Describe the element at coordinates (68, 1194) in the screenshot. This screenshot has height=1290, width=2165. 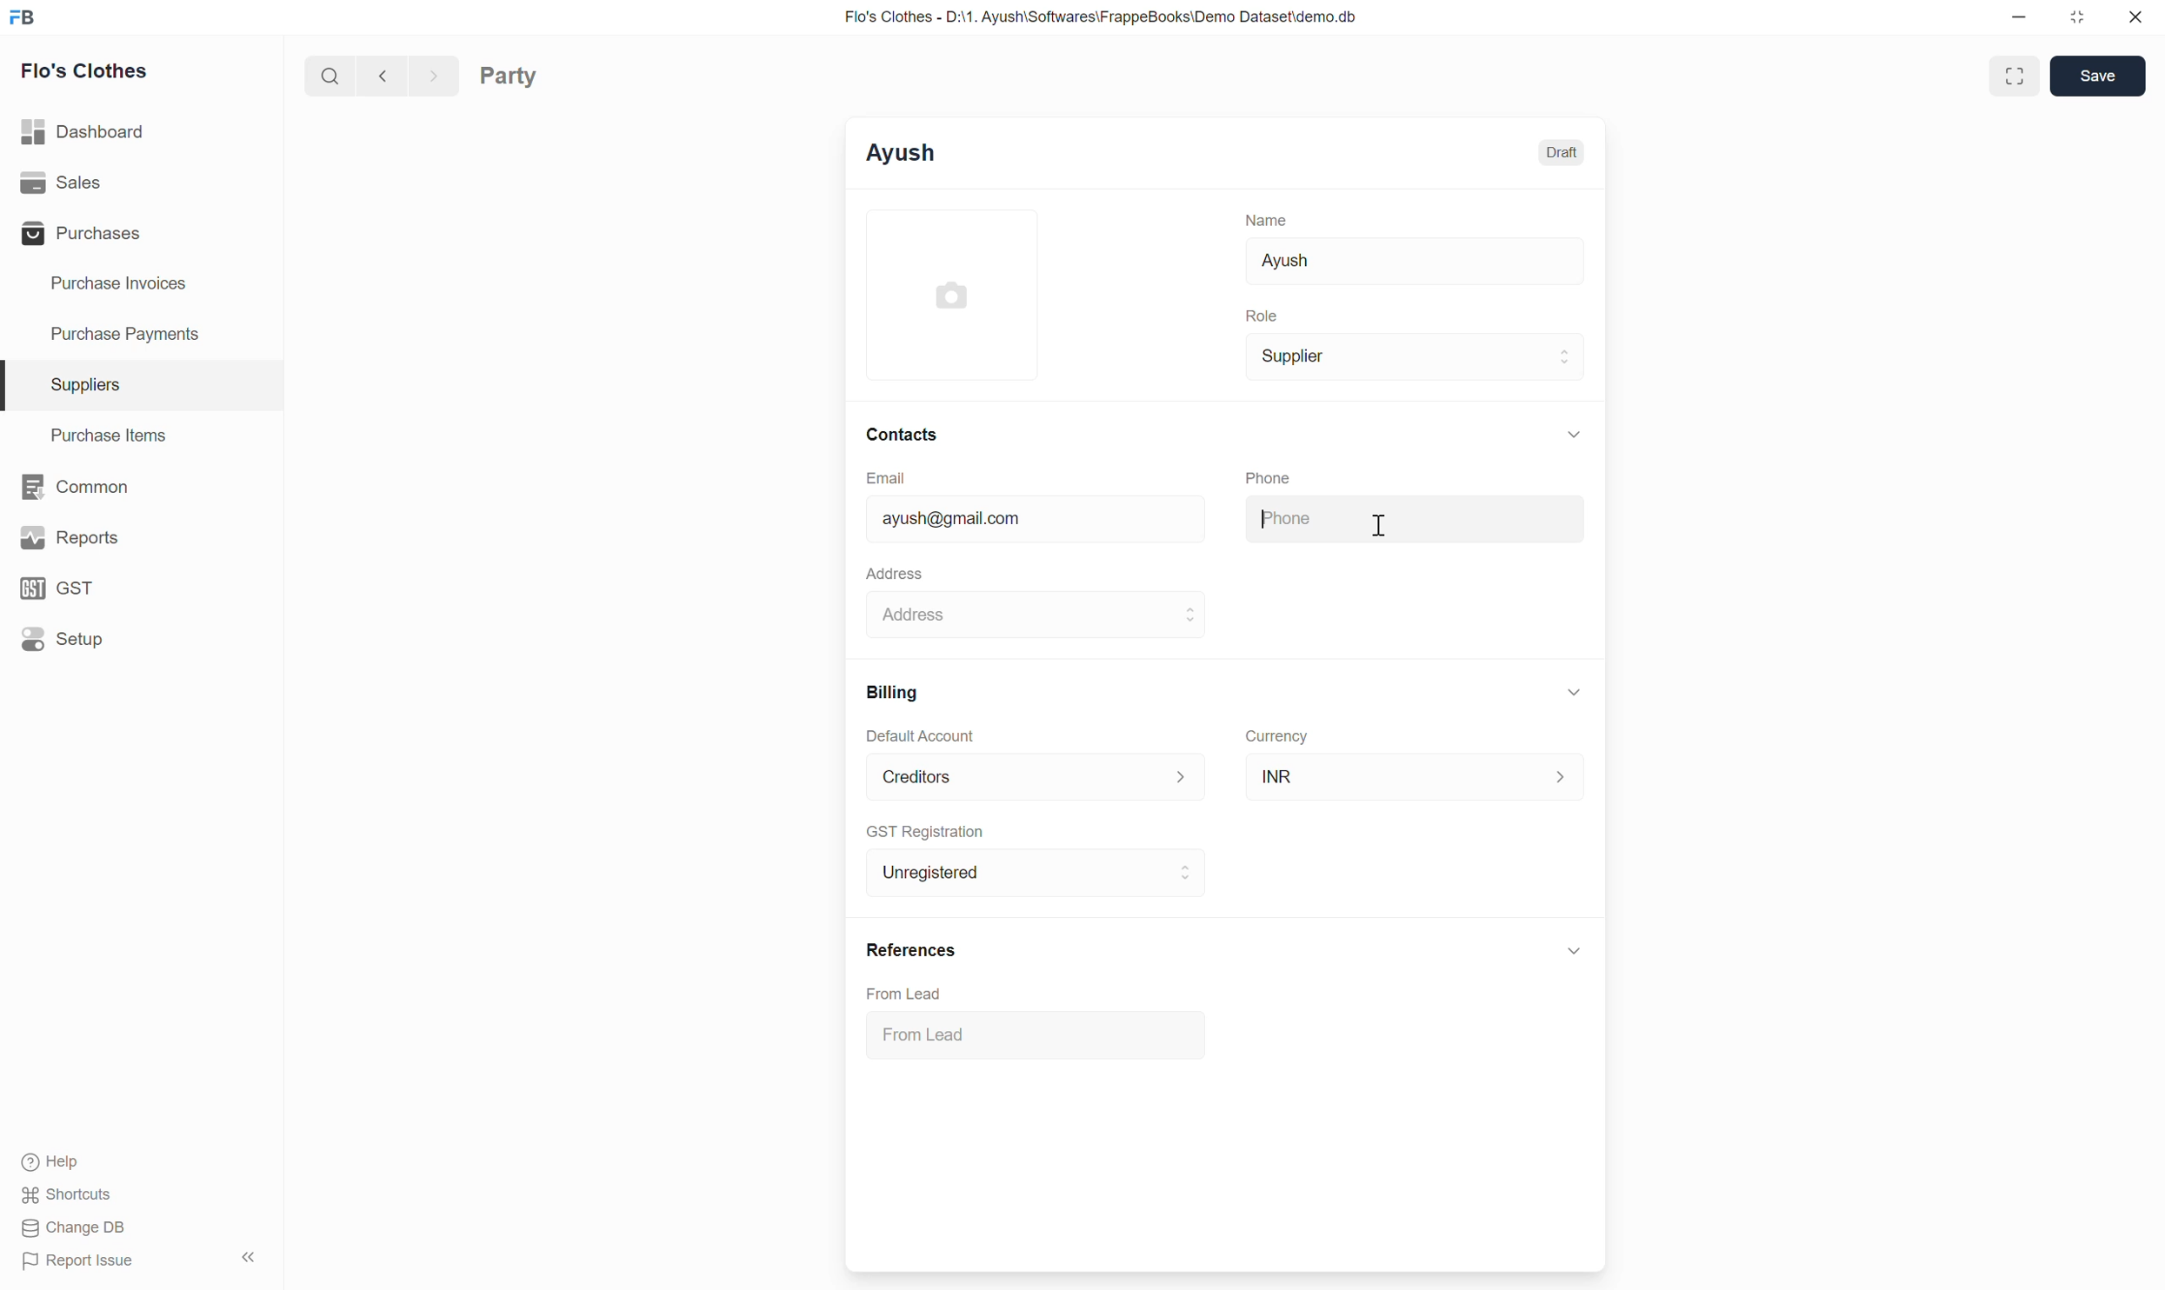
I see `Shortcuts` at that location.